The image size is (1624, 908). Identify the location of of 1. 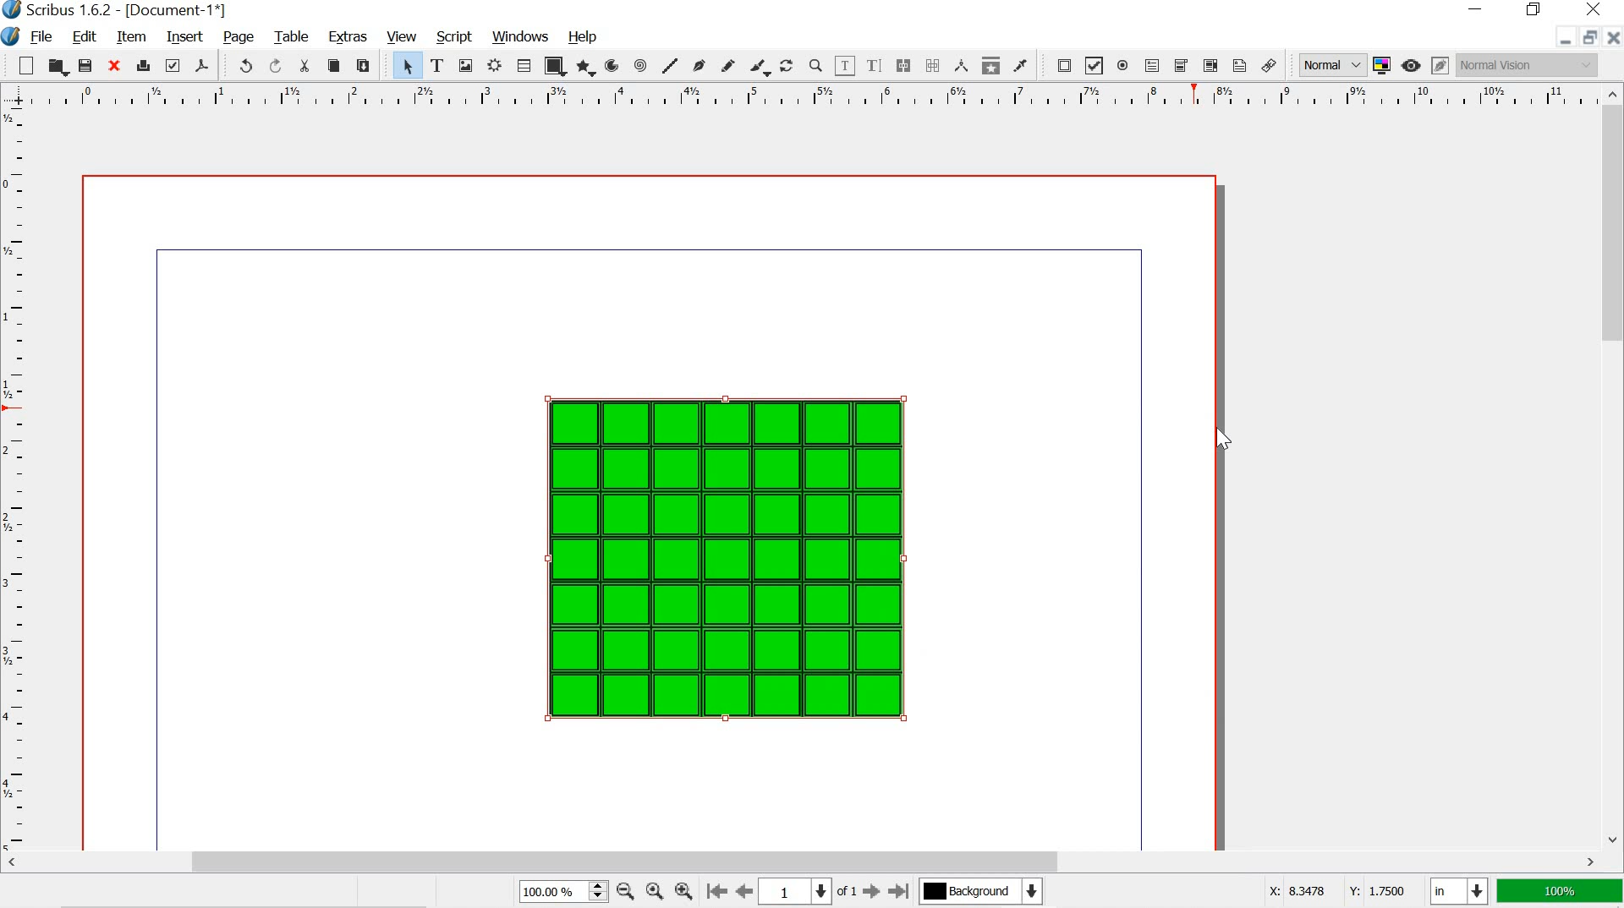
(845, 893).